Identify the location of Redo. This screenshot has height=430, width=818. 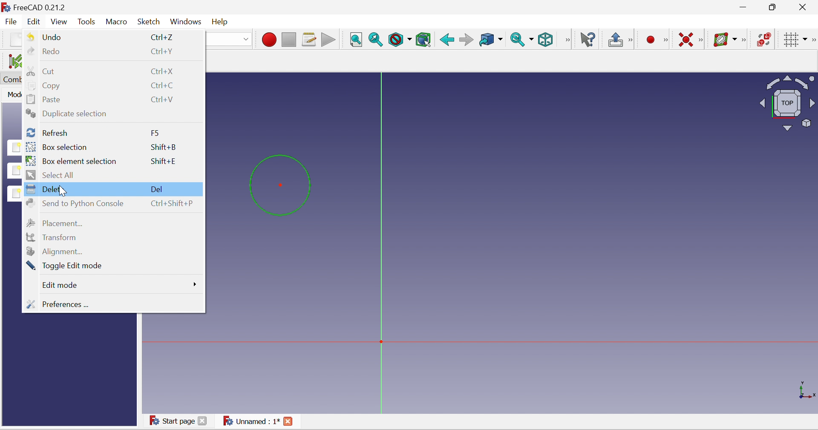
(43, 51).